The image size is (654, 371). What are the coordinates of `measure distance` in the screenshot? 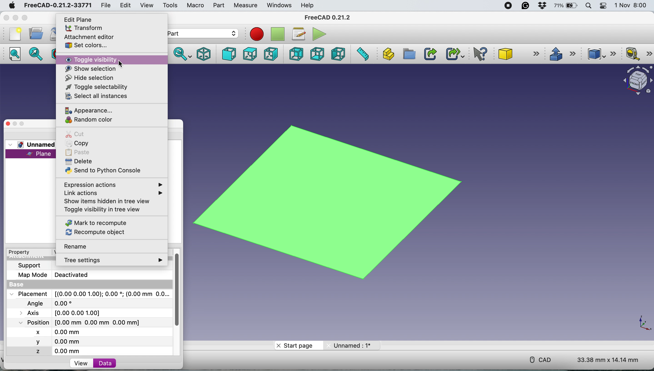 It's located at (362, 54).